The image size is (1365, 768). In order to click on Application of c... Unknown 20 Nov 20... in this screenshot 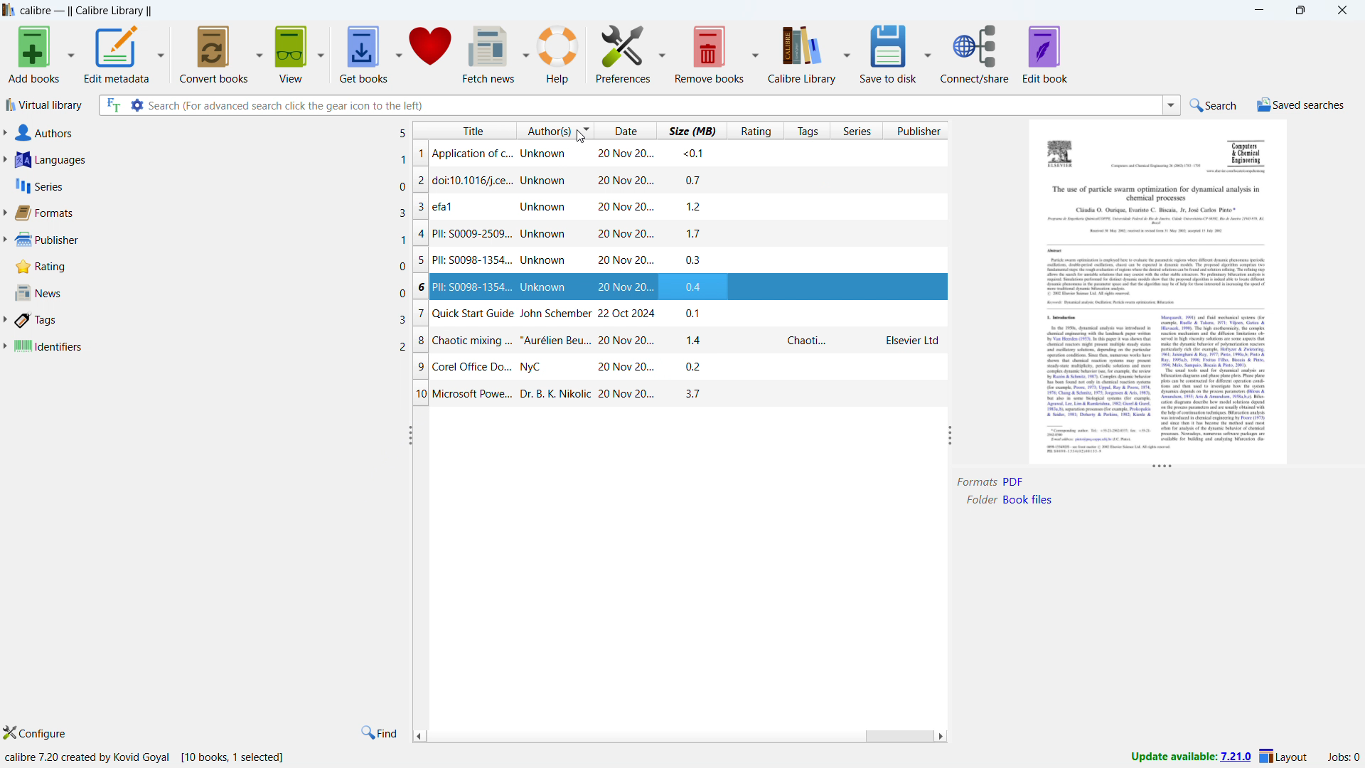, I will do `click(542, 154)`.